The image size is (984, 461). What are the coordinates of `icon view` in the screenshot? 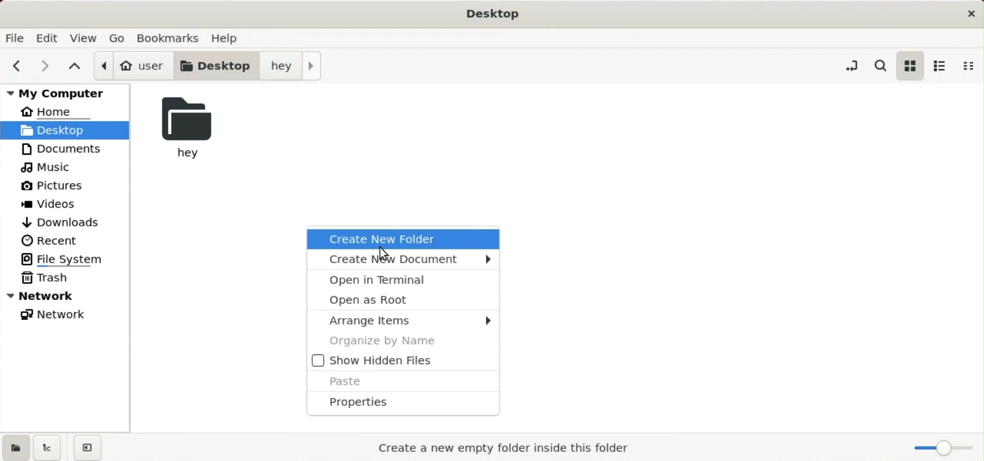 It's located at (909, 65).